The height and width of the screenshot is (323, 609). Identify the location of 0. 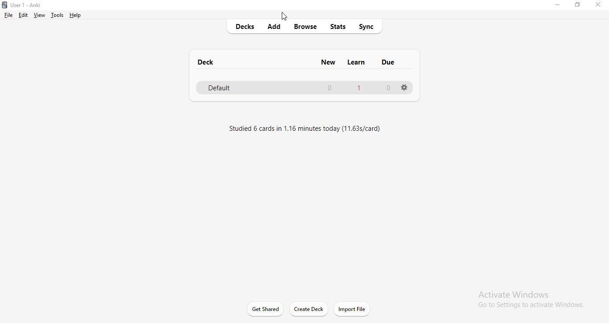
(387, 88).